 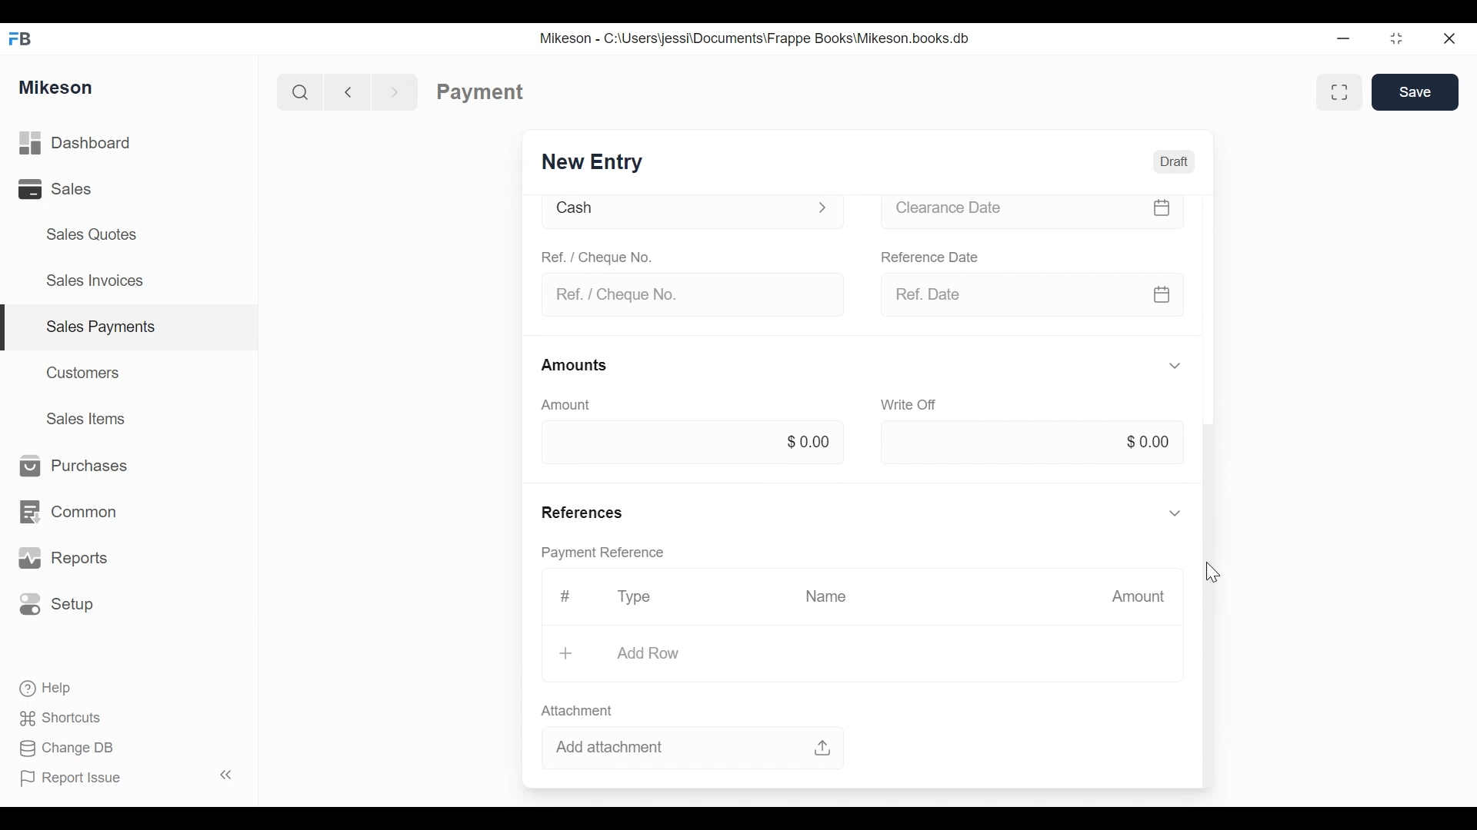 What do you see at coordinates (104, 326) in the screenshot?
I see `Sales payments` at bounding box center [104, 326].